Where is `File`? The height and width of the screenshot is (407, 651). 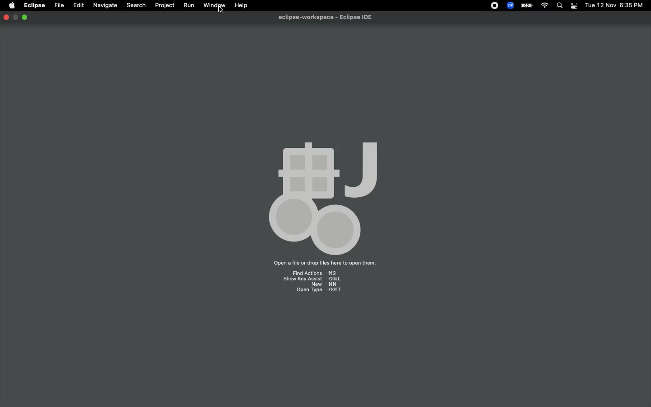 File is located at coordinates (58, 5).